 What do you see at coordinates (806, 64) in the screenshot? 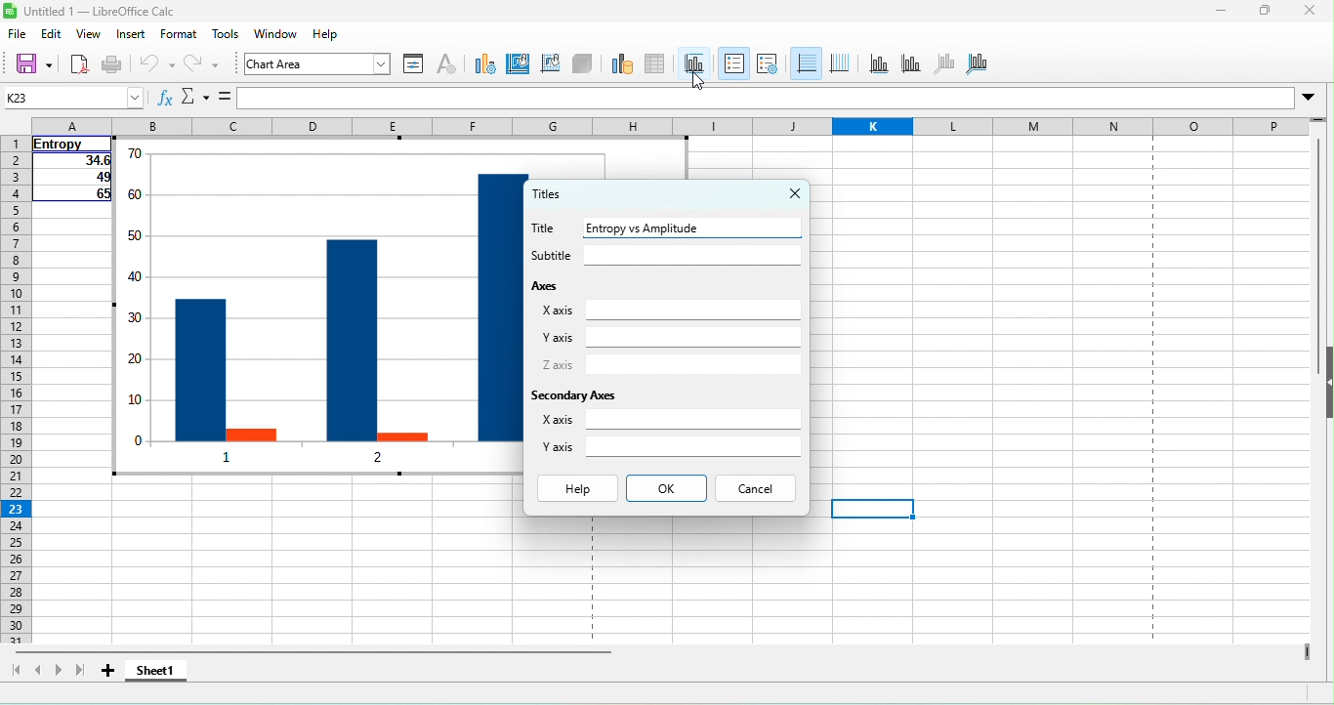
I see `horizontal gids` at bounding box center [806, 64].